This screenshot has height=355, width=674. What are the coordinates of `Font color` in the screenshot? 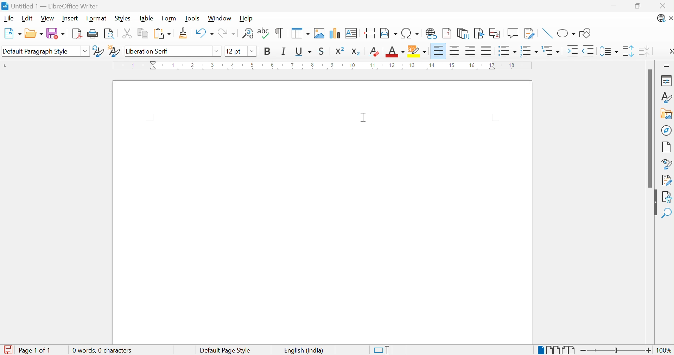 It's located at (395, 52).